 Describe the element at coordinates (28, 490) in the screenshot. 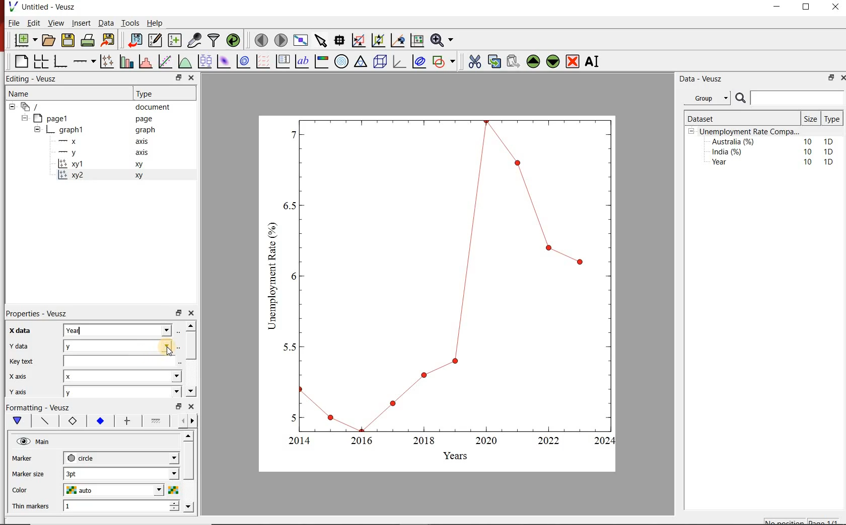

I see `color` at that location.